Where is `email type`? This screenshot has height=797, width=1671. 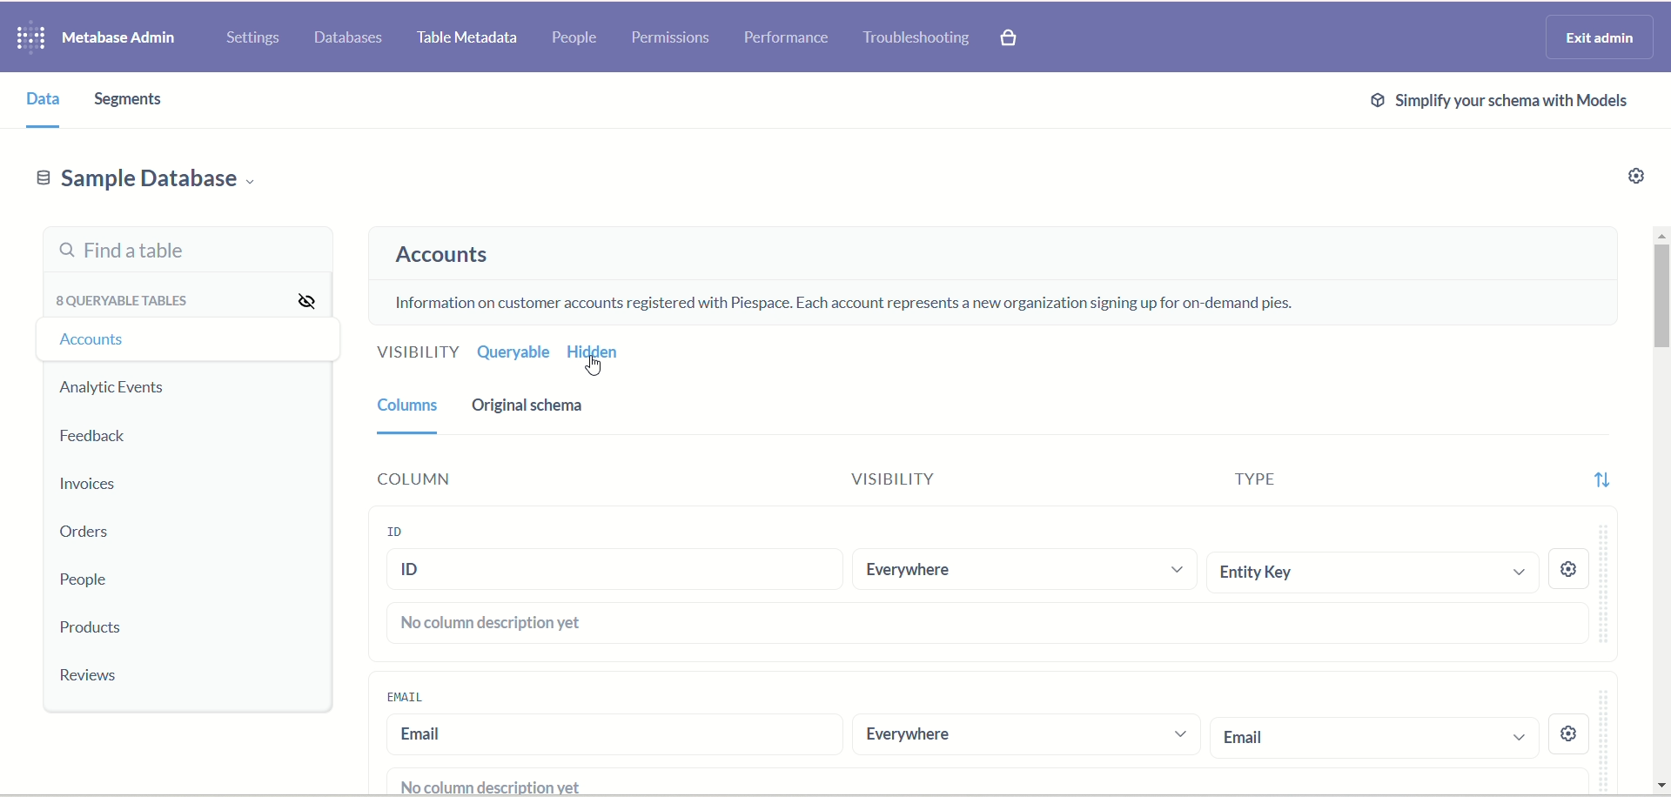
email type is located at coordinates (1374, 736).